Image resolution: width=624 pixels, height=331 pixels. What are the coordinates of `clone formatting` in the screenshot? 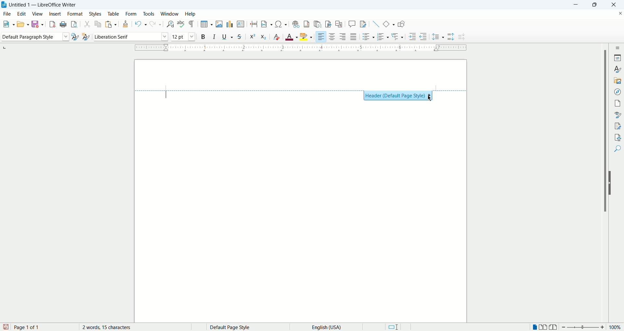 It's located at (125, 24).